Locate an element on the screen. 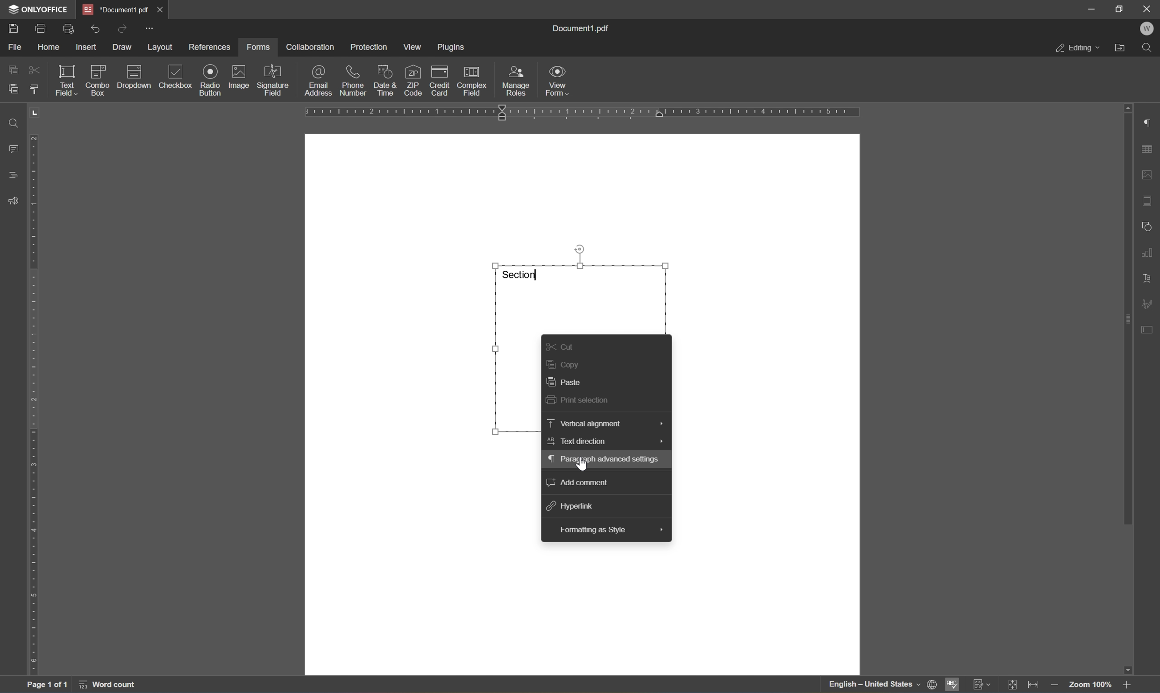 This screenshot has width=1160, height=693. document.pdf is located at coordinates (585, 28).